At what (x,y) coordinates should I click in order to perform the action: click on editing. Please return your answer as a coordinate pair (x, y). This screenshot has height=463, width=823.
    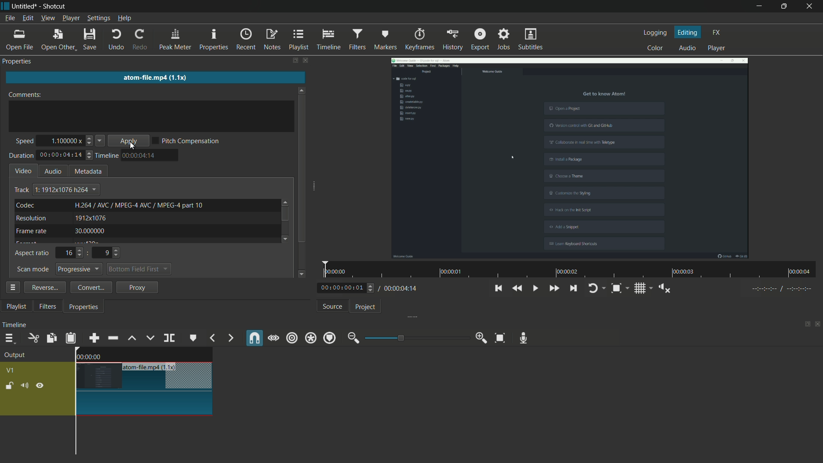
    Looking at the image, I should click on (688, 32).